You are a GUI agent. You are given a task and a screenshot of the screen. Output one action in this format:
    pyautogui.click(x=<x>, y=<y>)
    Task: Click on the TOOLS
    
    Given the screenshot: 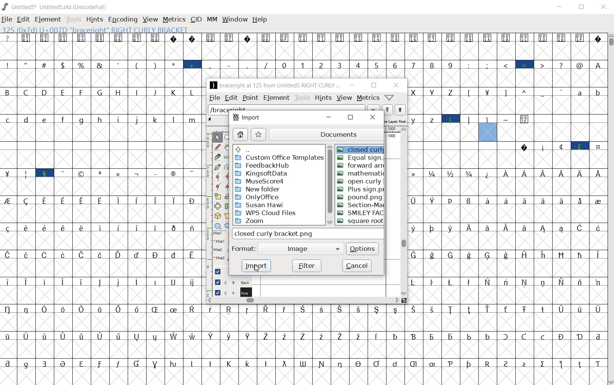 What is the action you would take?
    pyautogui.click(x=73, y=20)
    